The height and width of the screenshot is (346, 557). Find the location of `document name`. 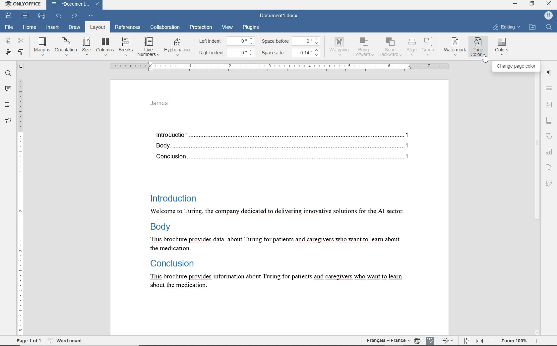

document name is located at coordinates (279, 16).